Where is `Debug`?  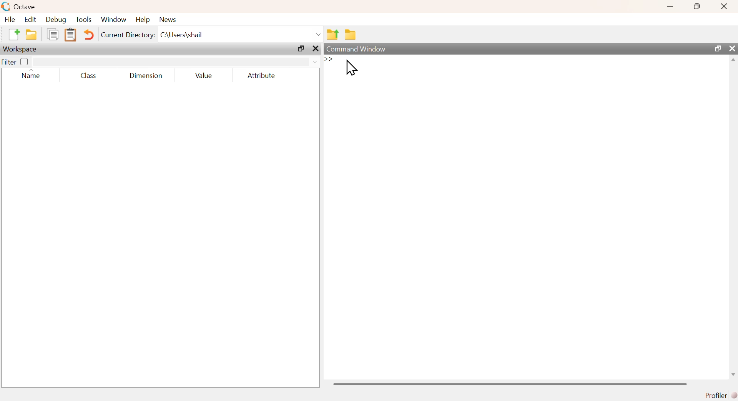 Debug is located at coordinates (56, 20).